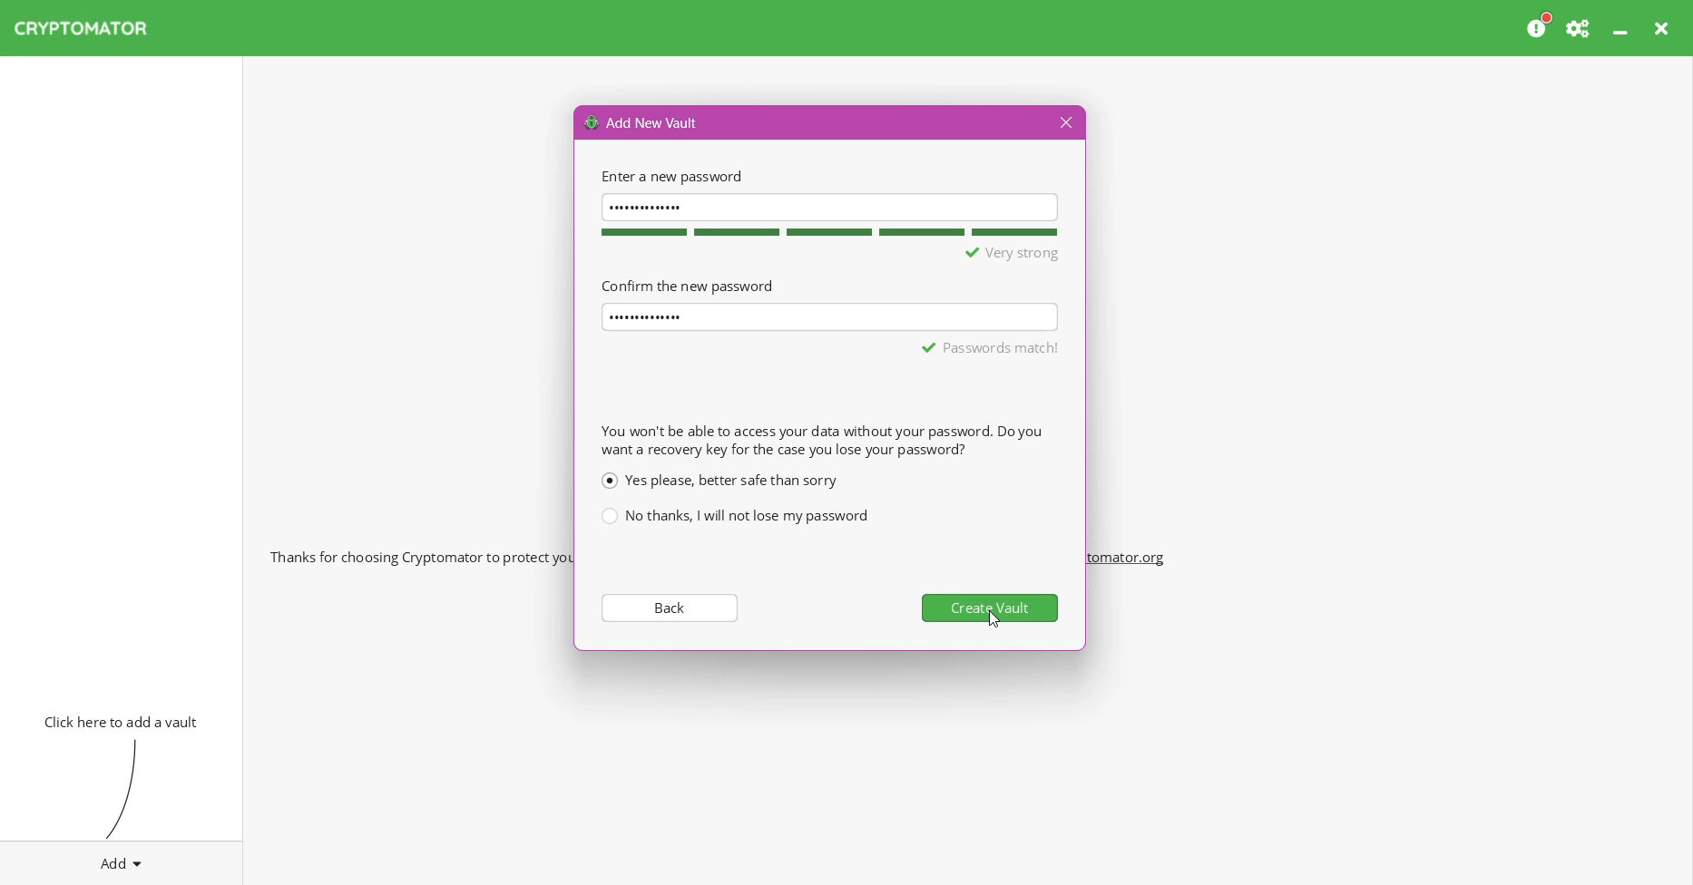 Image resolution: width=1693 pixels, height=885 pixels. Describe the element at coordinates (1540, 26) in the screenshot. I see `Please consider donating` at that location.